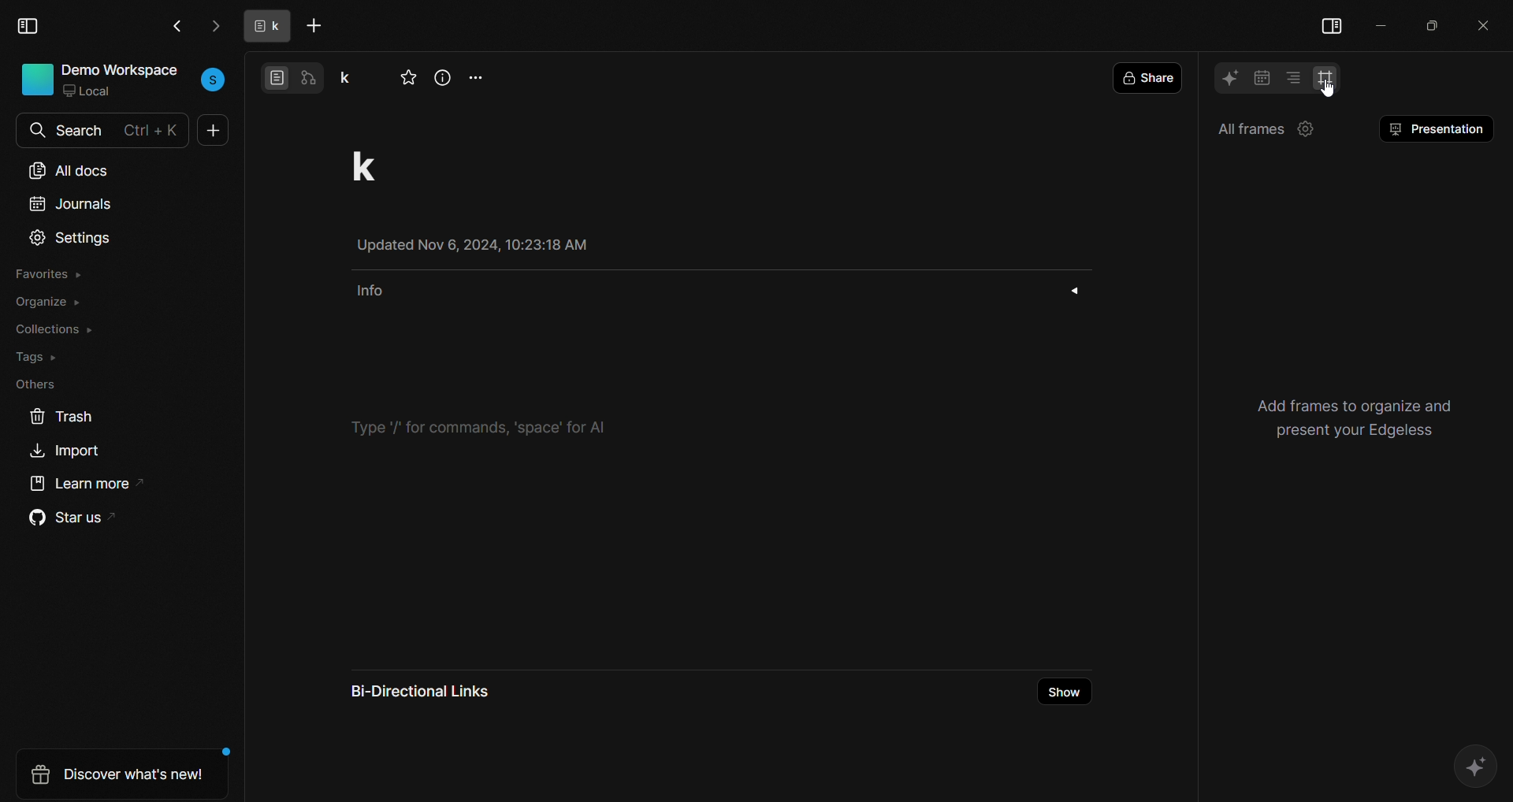 The image size is (1513, 802). What do you see at coordinates (479, 75) in the screenshot?
I see `more` at bounding box center [479, 75].